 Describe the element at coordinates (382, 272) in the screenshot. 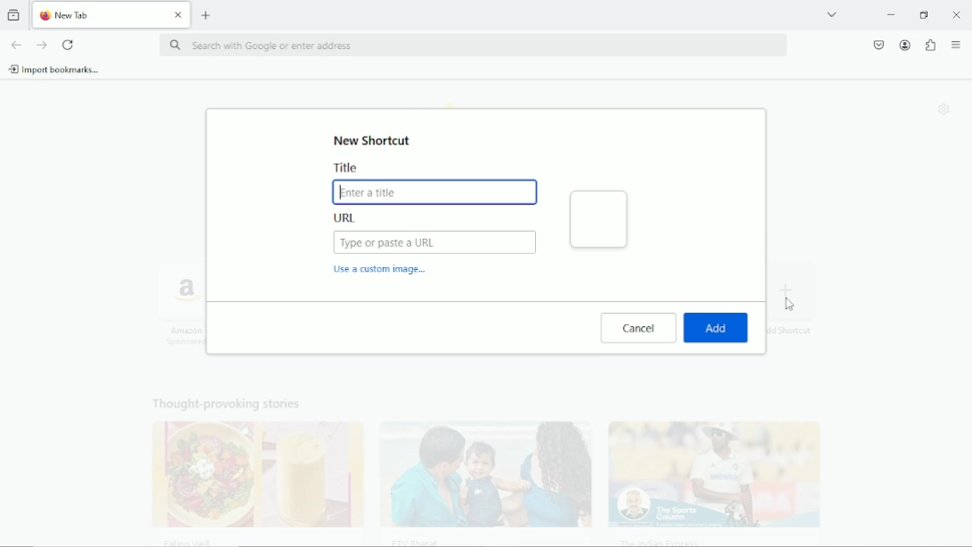

I see `Use a custom image` at that location.